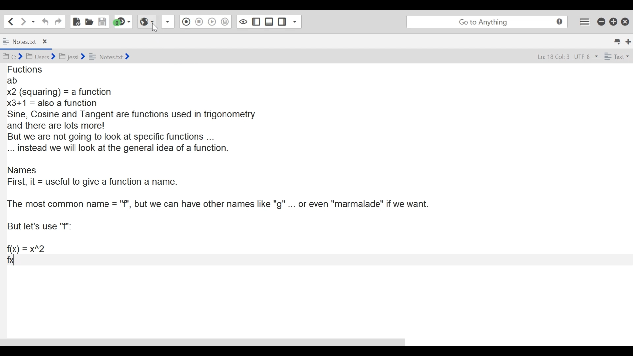  I want to click on go to anything, so click(487, 21).